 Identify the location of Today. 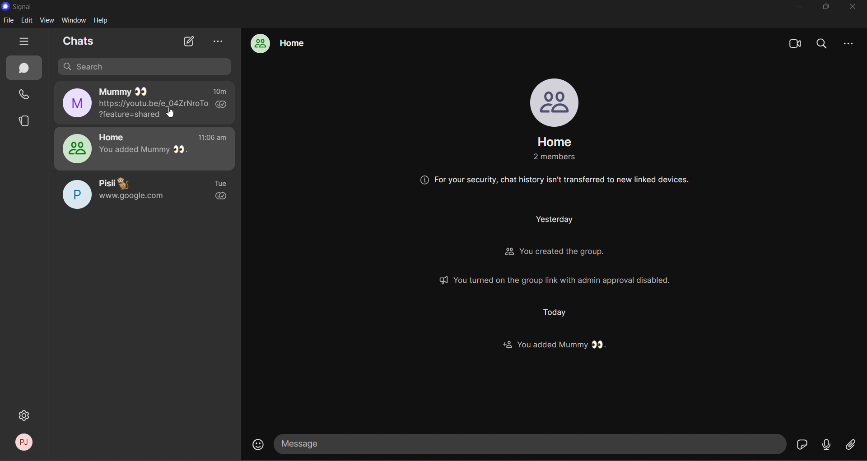
(556, 313).